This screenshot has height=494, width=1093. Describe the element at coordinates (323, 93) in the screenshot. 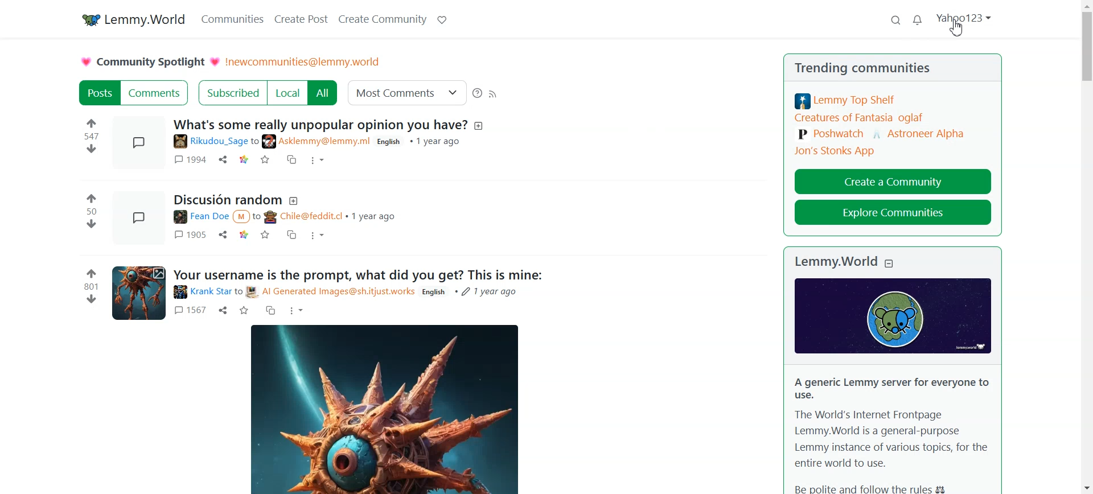

I see `All` at that location.